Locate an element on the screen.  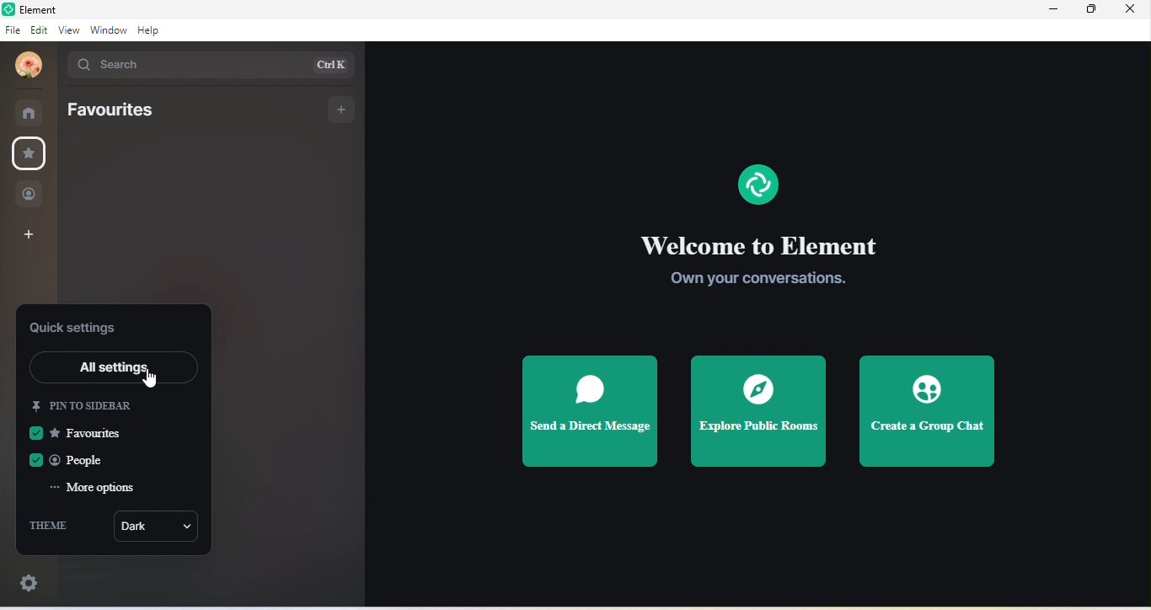
help is located at coordinates (150, 30).